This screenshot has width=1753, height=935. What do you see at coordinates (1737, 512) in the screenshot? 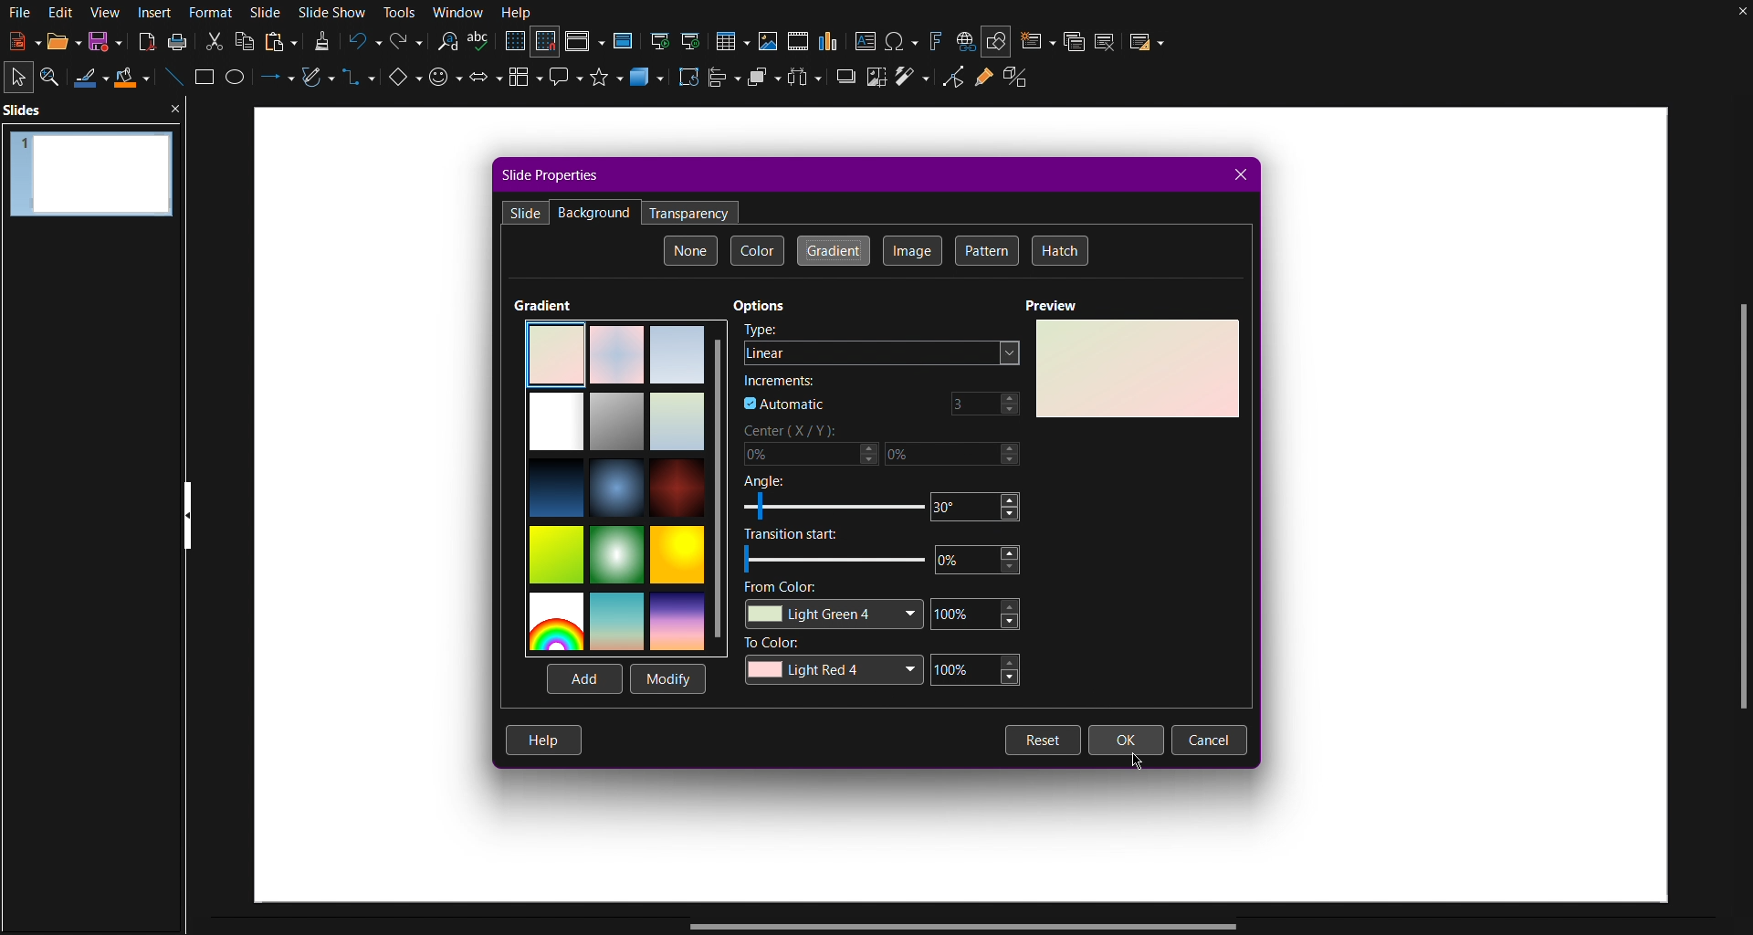
I see `Scrollbar` at bounding box center [1737, 512].